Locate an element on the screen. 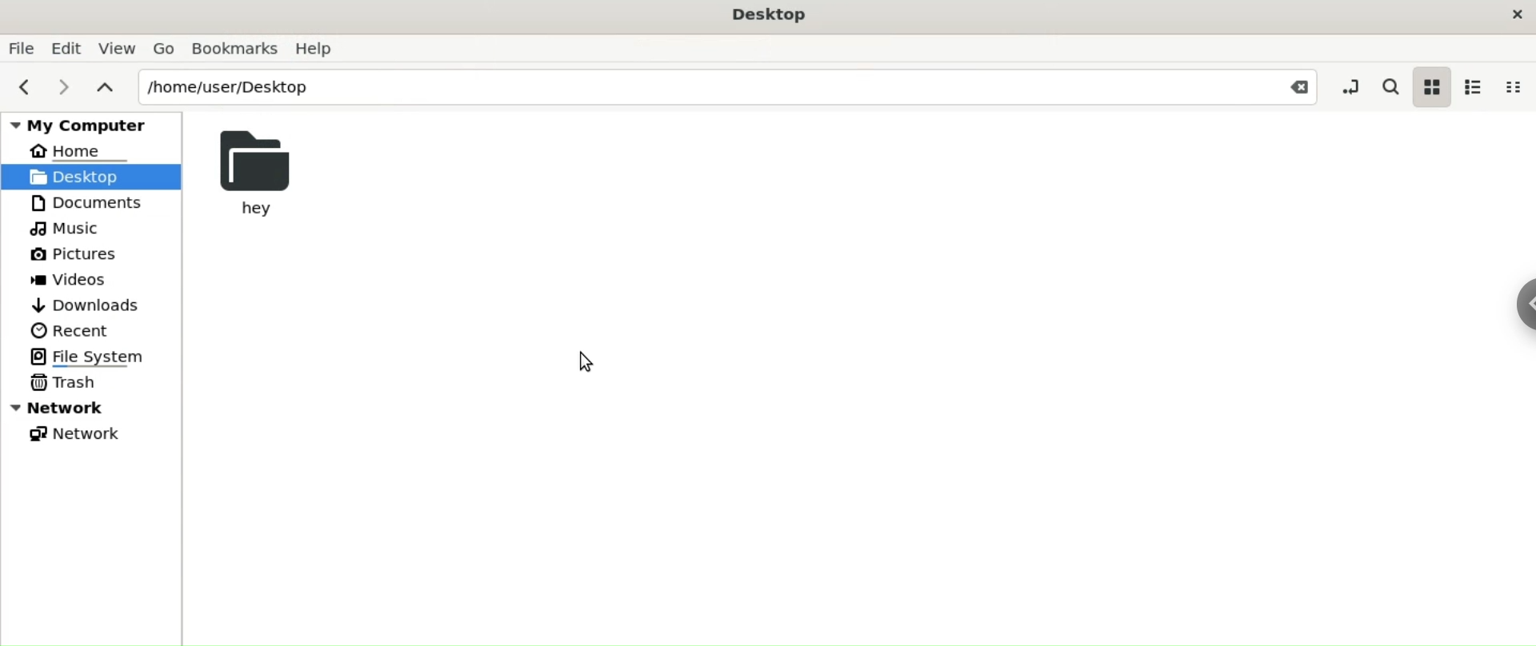  Close is located at coordinates (1301, 86).